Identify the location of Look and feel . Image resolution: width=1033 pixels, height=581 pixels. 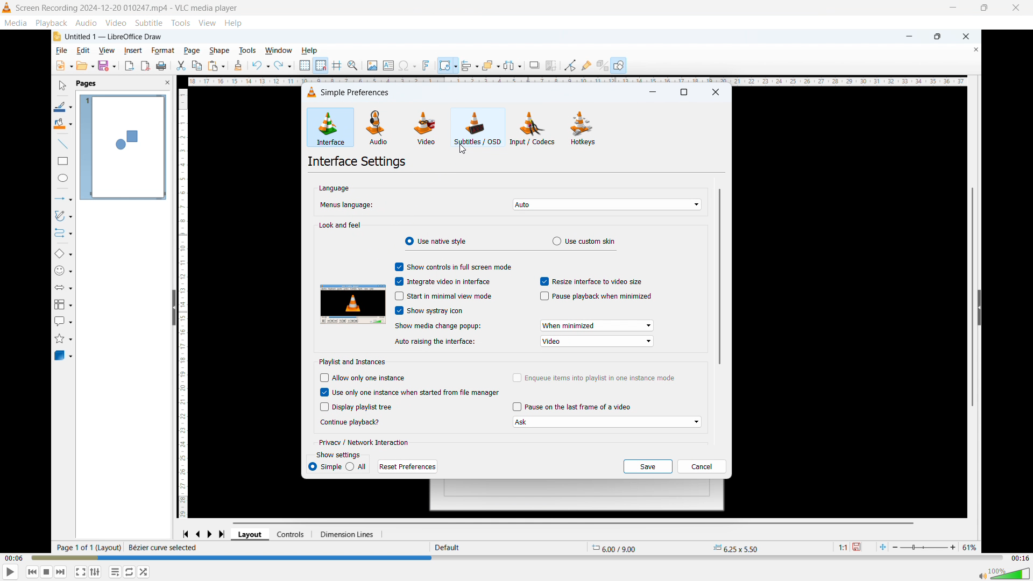
(341, 225).